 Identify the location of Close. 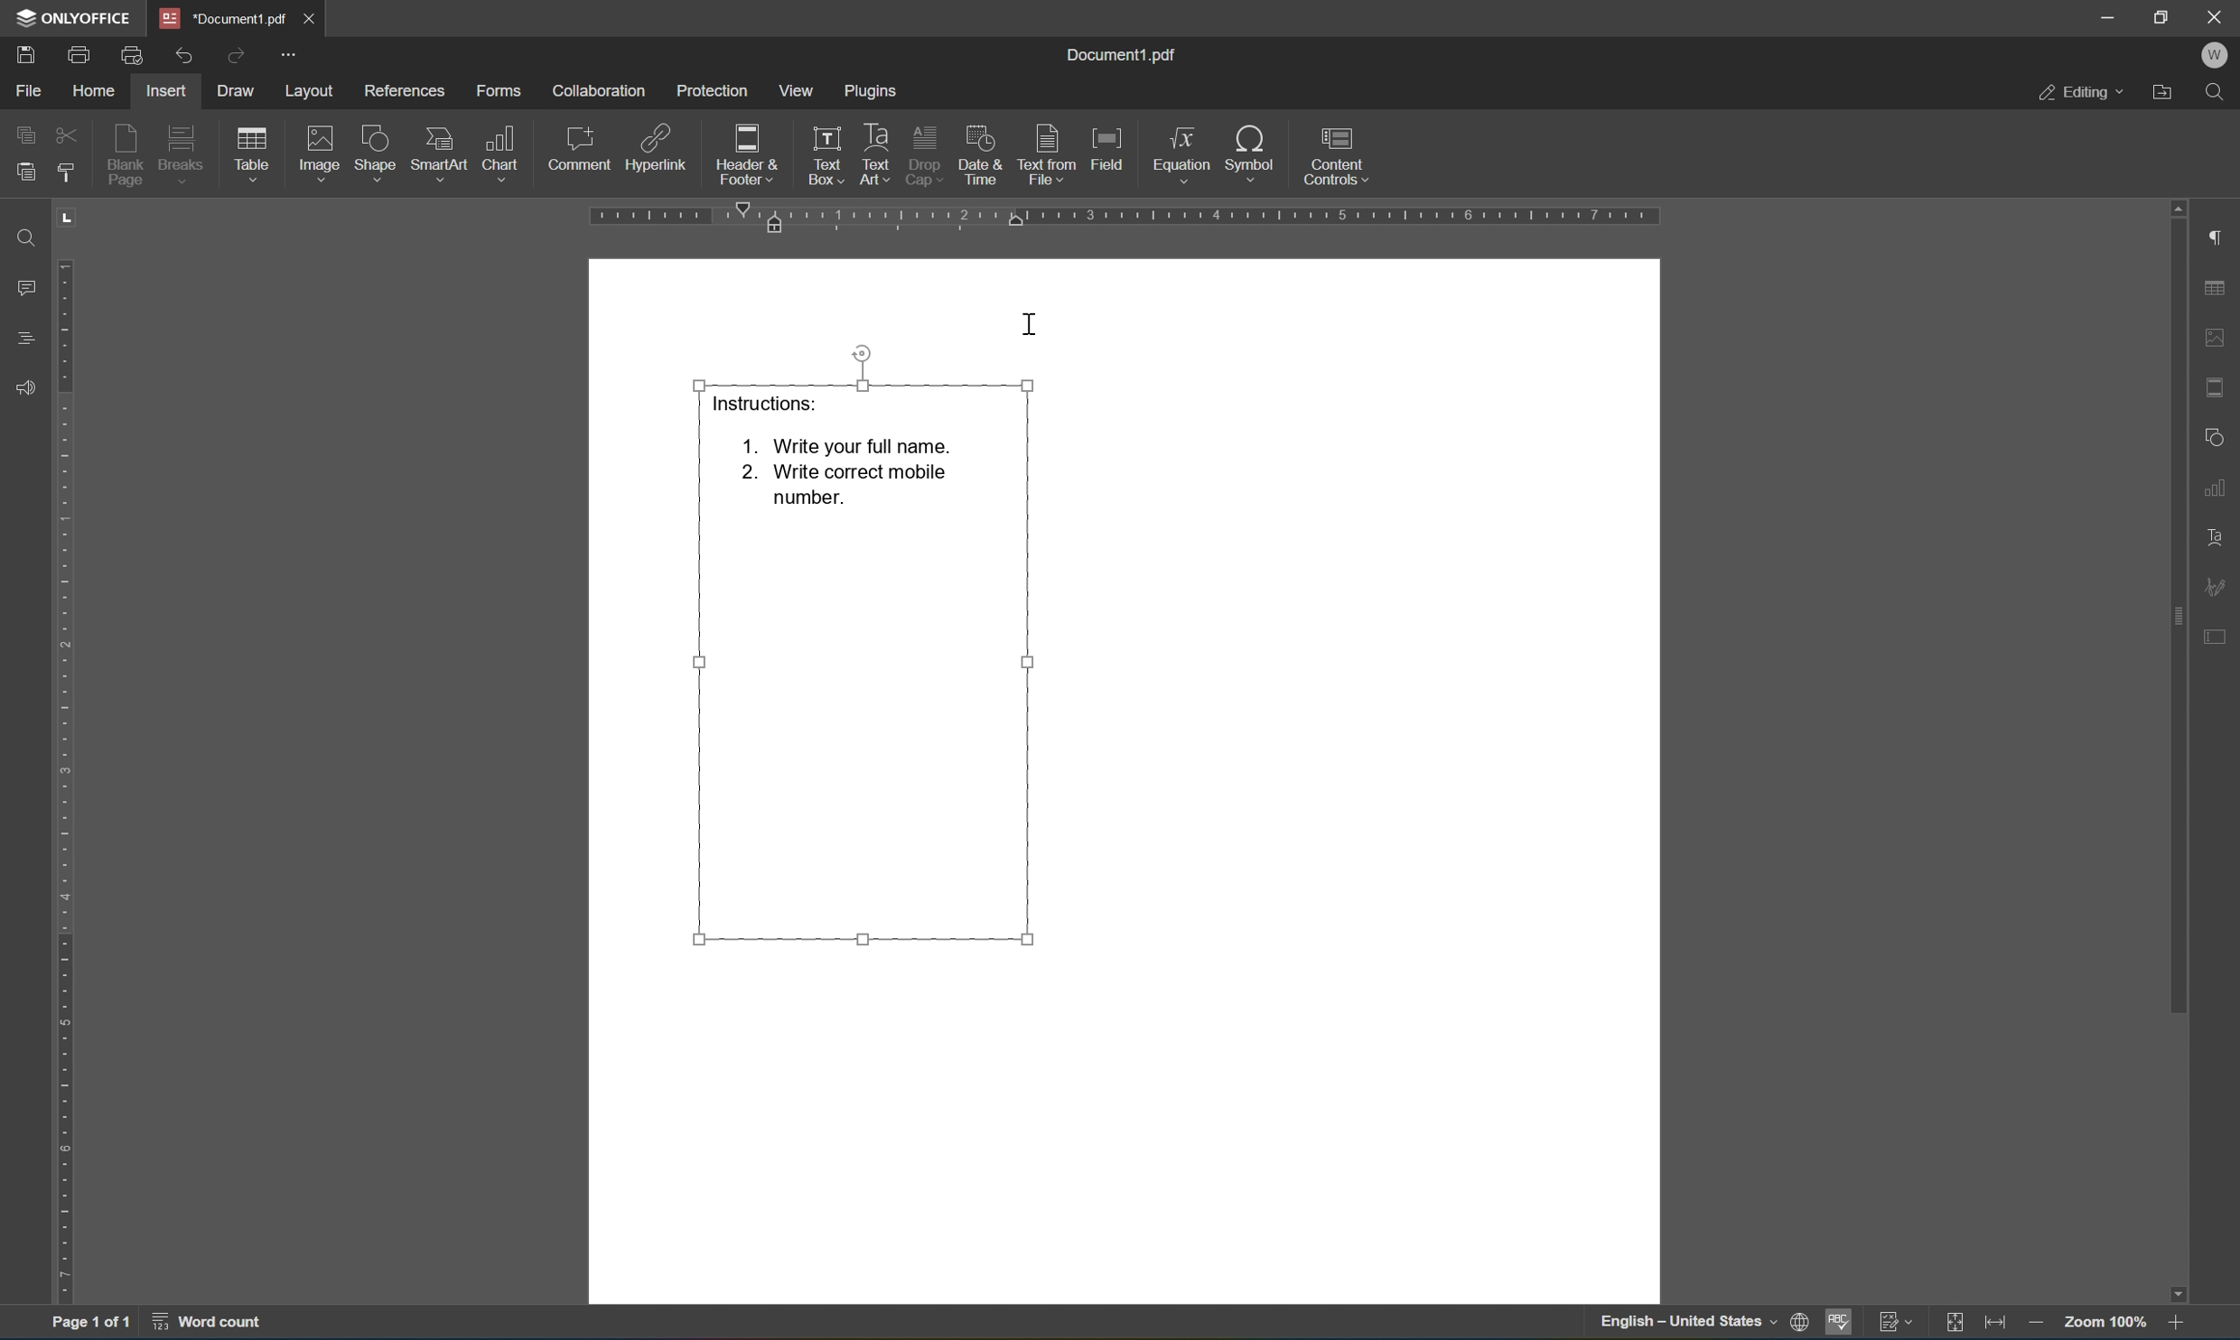
(312, 17).